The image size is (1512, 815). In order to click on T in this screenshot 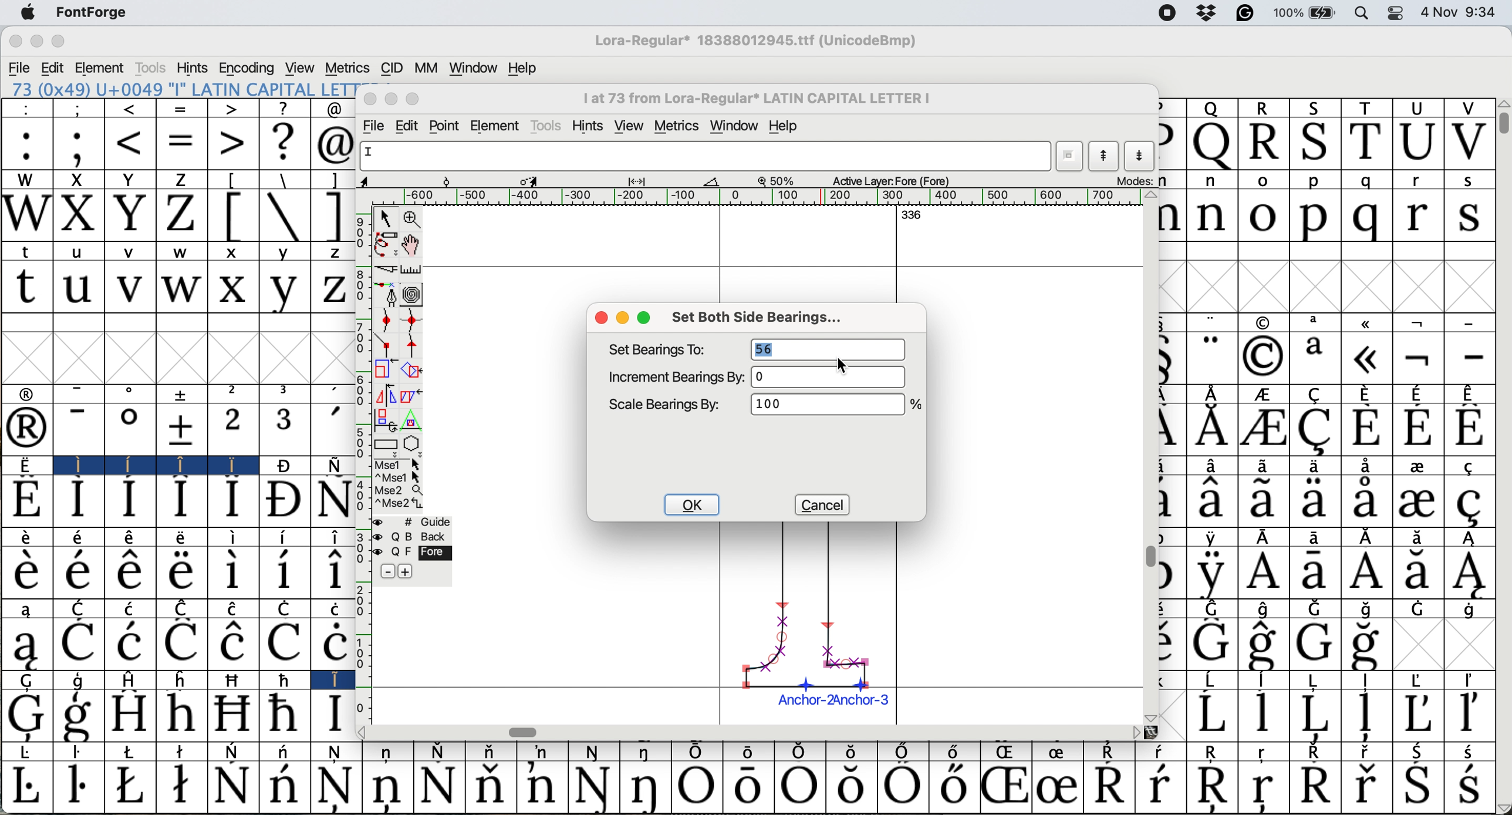, I will do `click(1367, 142)`.